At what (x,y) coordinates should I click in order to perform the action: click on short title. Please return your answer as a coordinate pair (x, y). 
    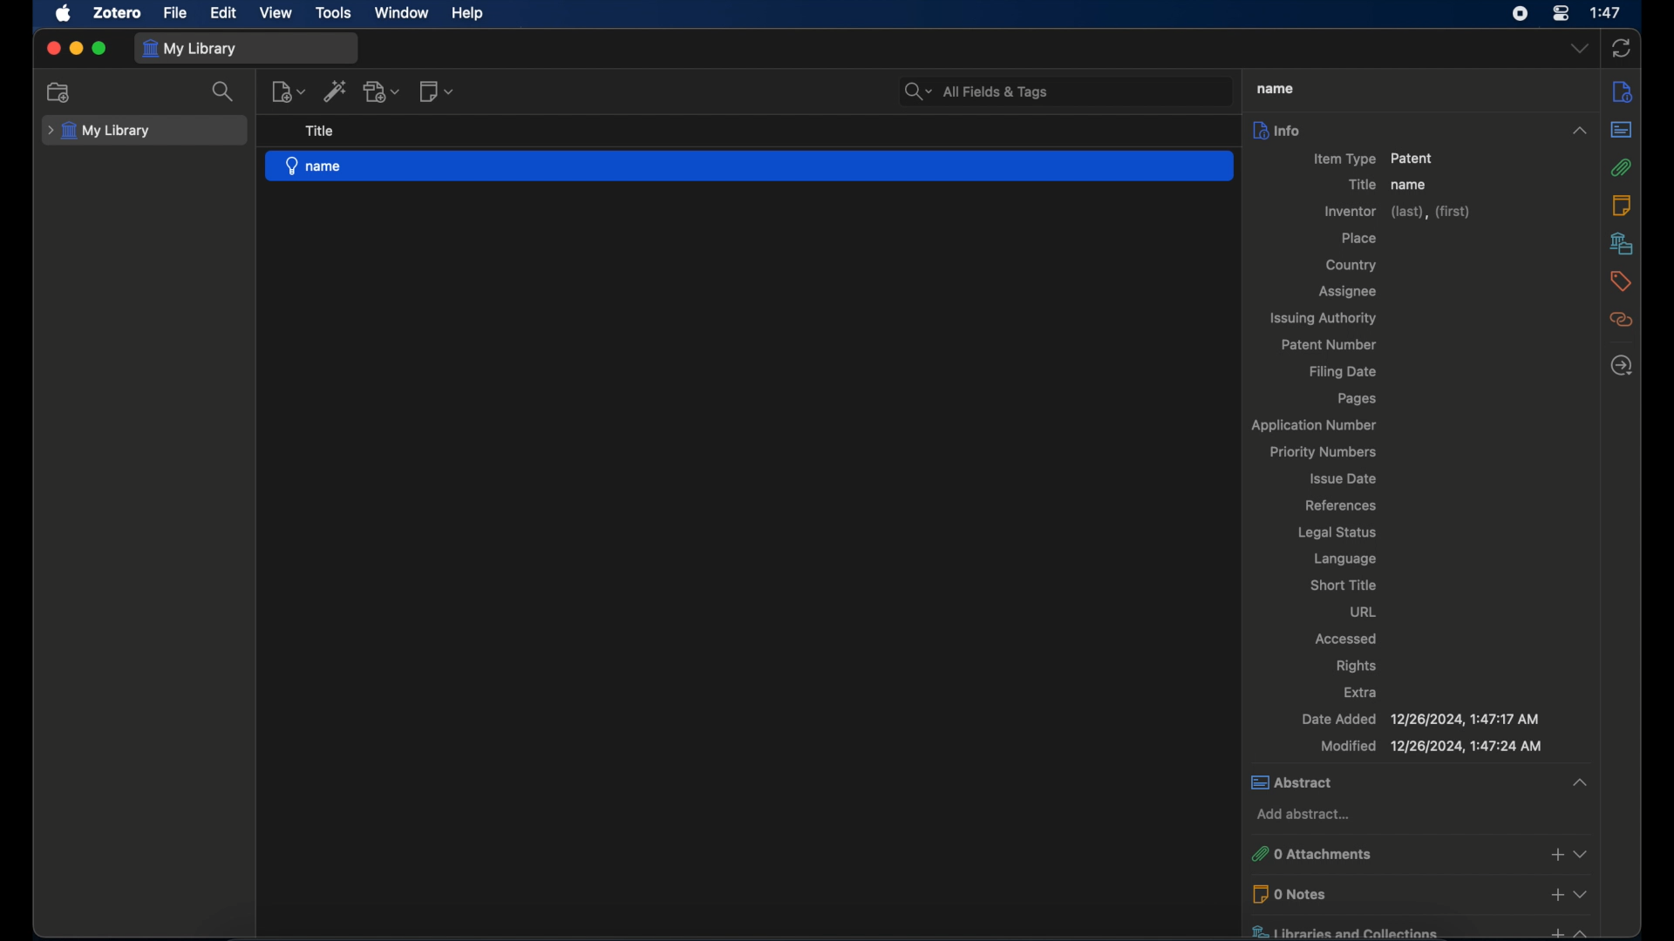
    Looking at the image, I should click on (1344, 585).